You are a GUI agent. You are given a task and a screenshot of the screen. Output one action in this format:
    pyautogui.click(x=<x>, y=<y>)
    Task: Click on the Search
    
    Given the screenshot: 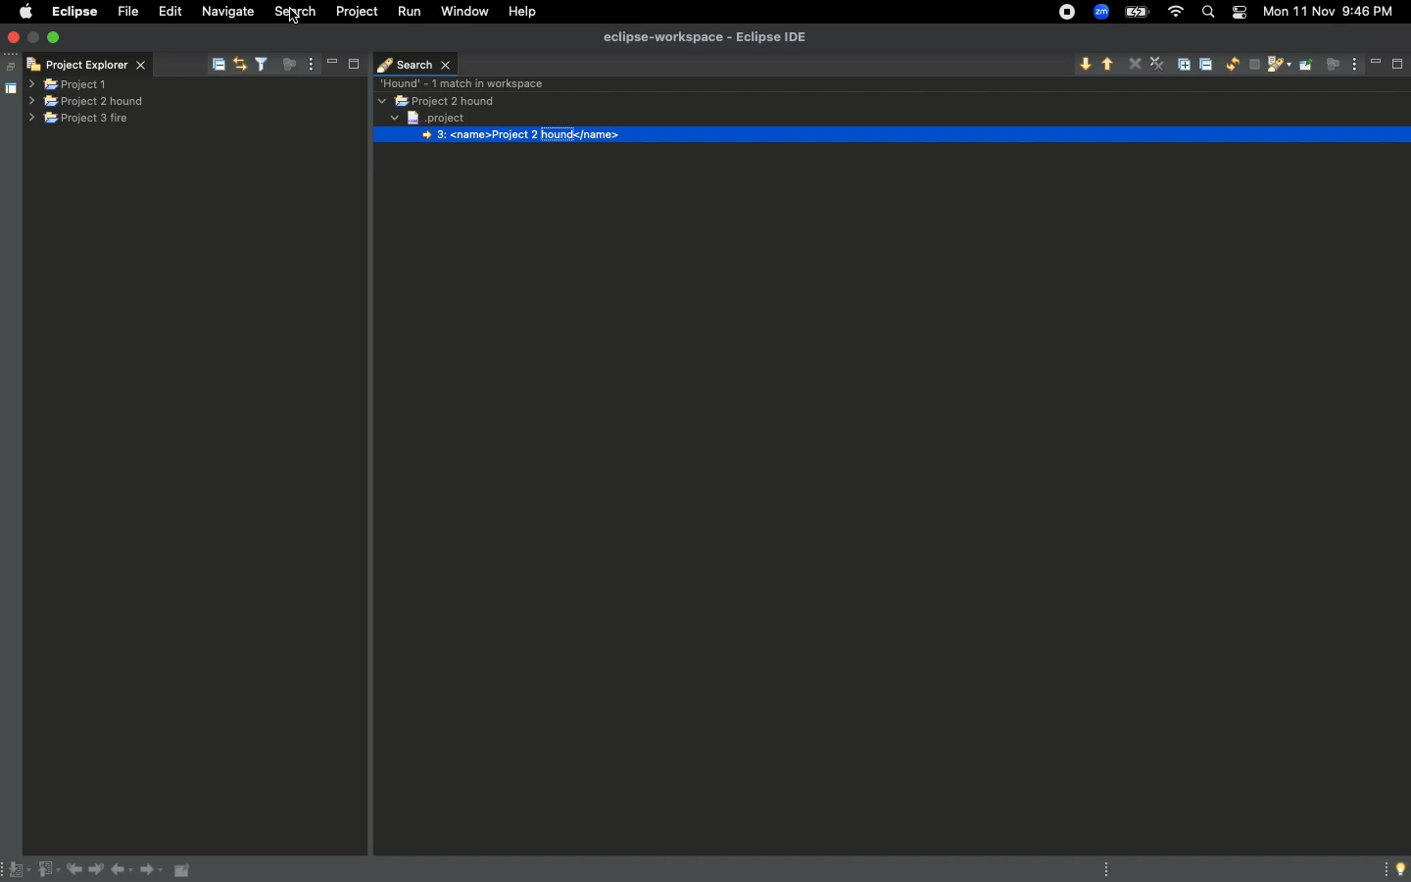 What is the action you would take?
    pyautogui.click(x=415, y=63)
    